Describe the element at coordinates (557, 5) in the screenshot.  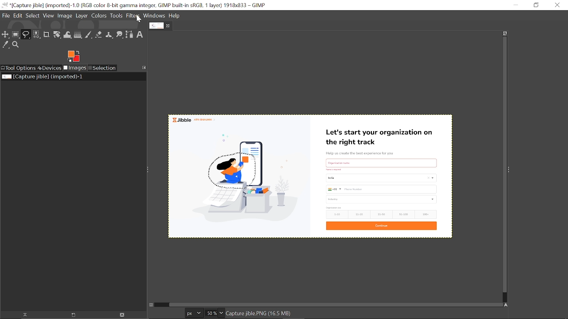
I see `Close` at that location.